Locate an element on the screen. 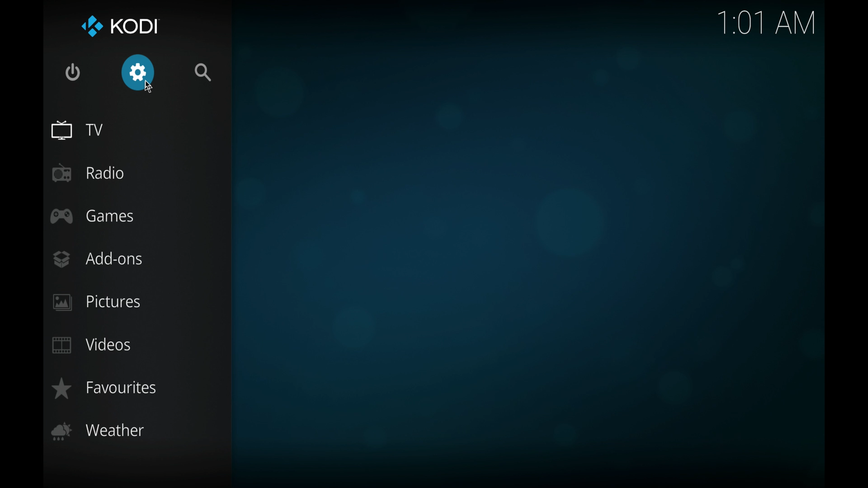 This screenshot has height=488, width=868. quit kodi is located at coordinates (73, 72).